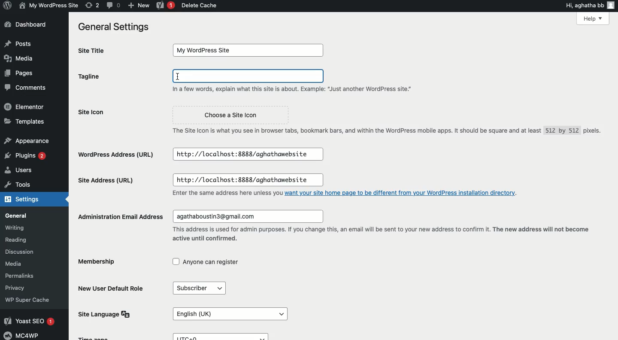  I want to click on Choose a Site Icon, so click(233, 113).